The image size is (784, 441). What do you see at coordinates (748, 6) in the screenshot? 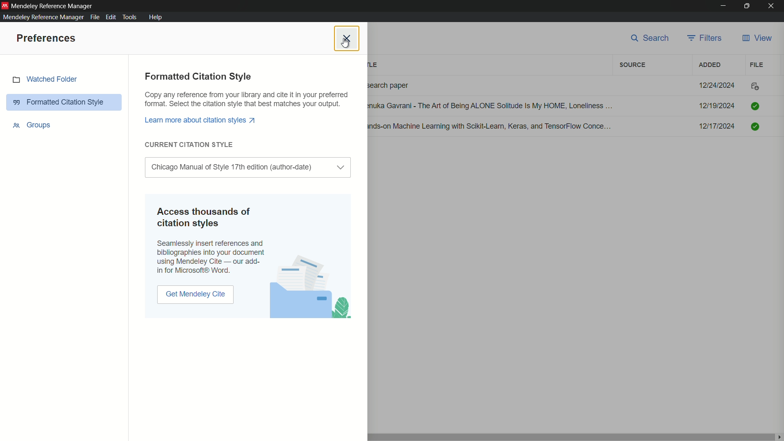
I see `maximize` at bounding box center [748, 6].